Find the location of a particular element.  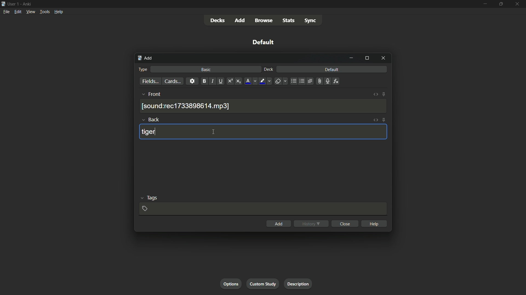

default is located at coordinates (263, 42).